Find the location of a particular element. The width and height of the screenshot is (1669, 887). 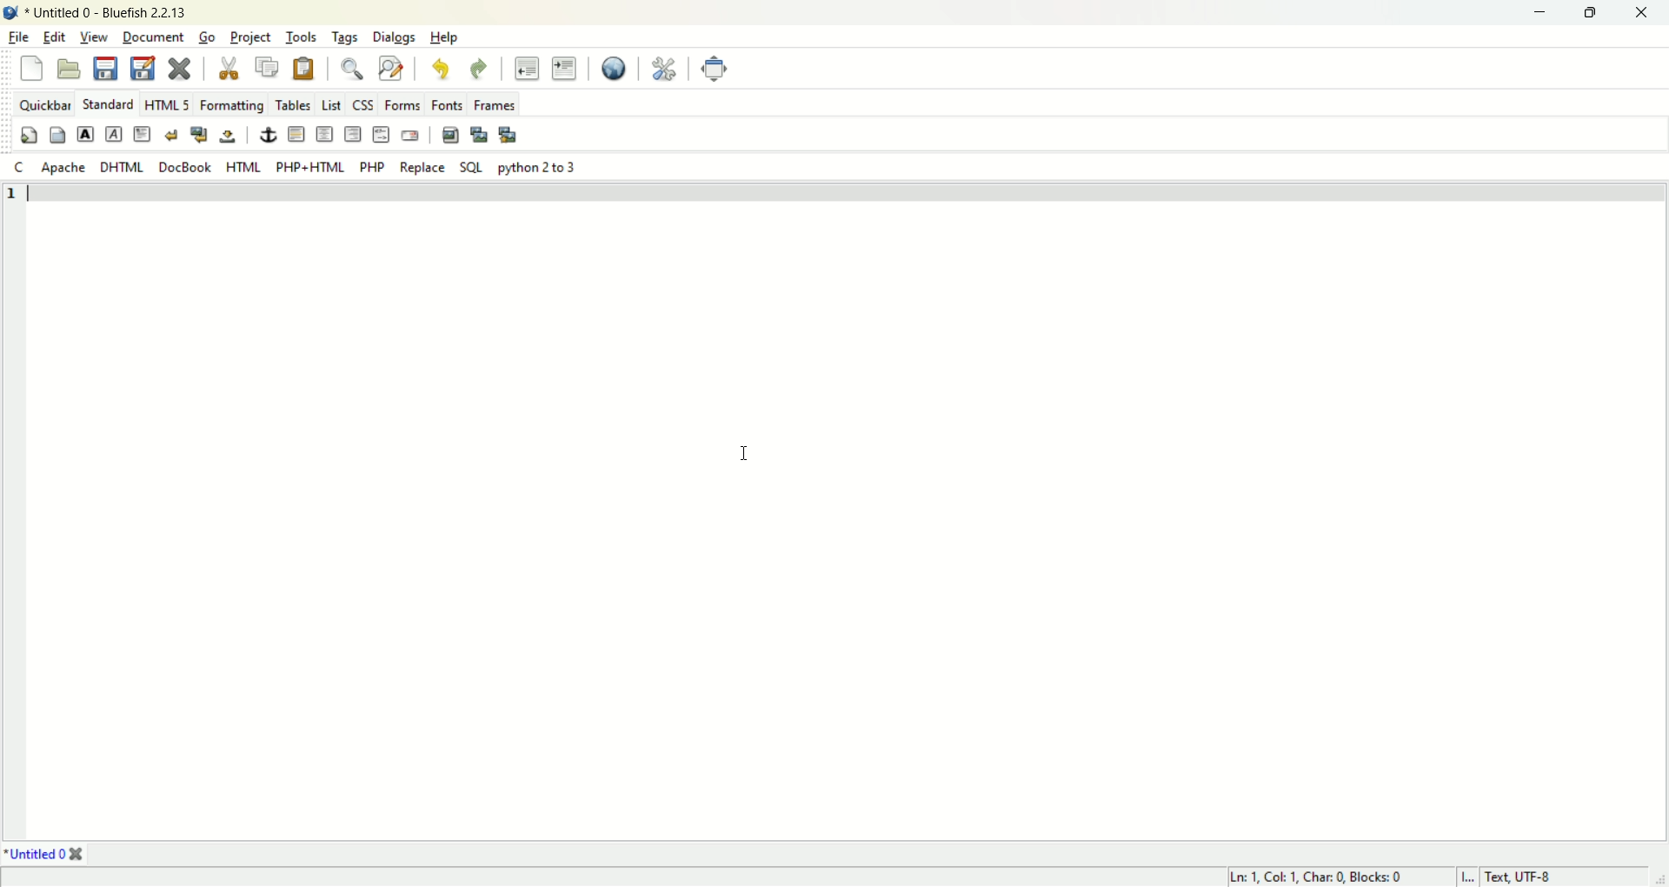

fonts is located at coordinates (449, 105).